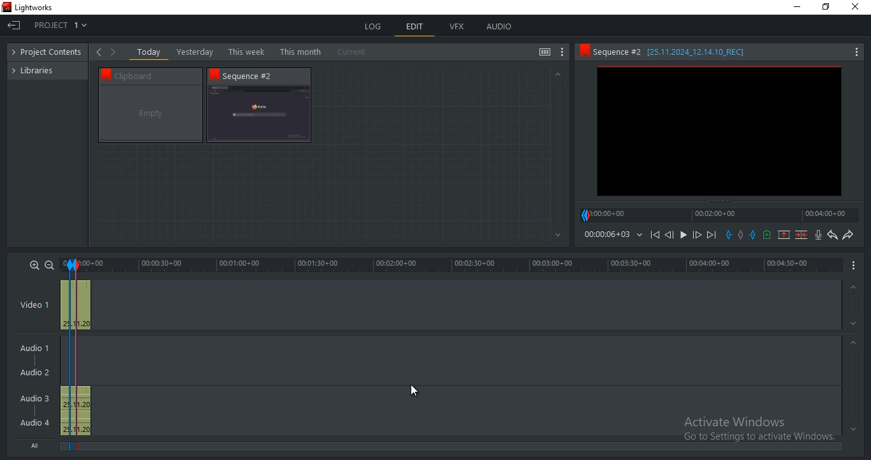 The height and width of the screenshot is (460, 871). What do you see at coordinates (57, 25) in the screenshot?
I see `project 1 drop down` at bounding box center [57, 25].